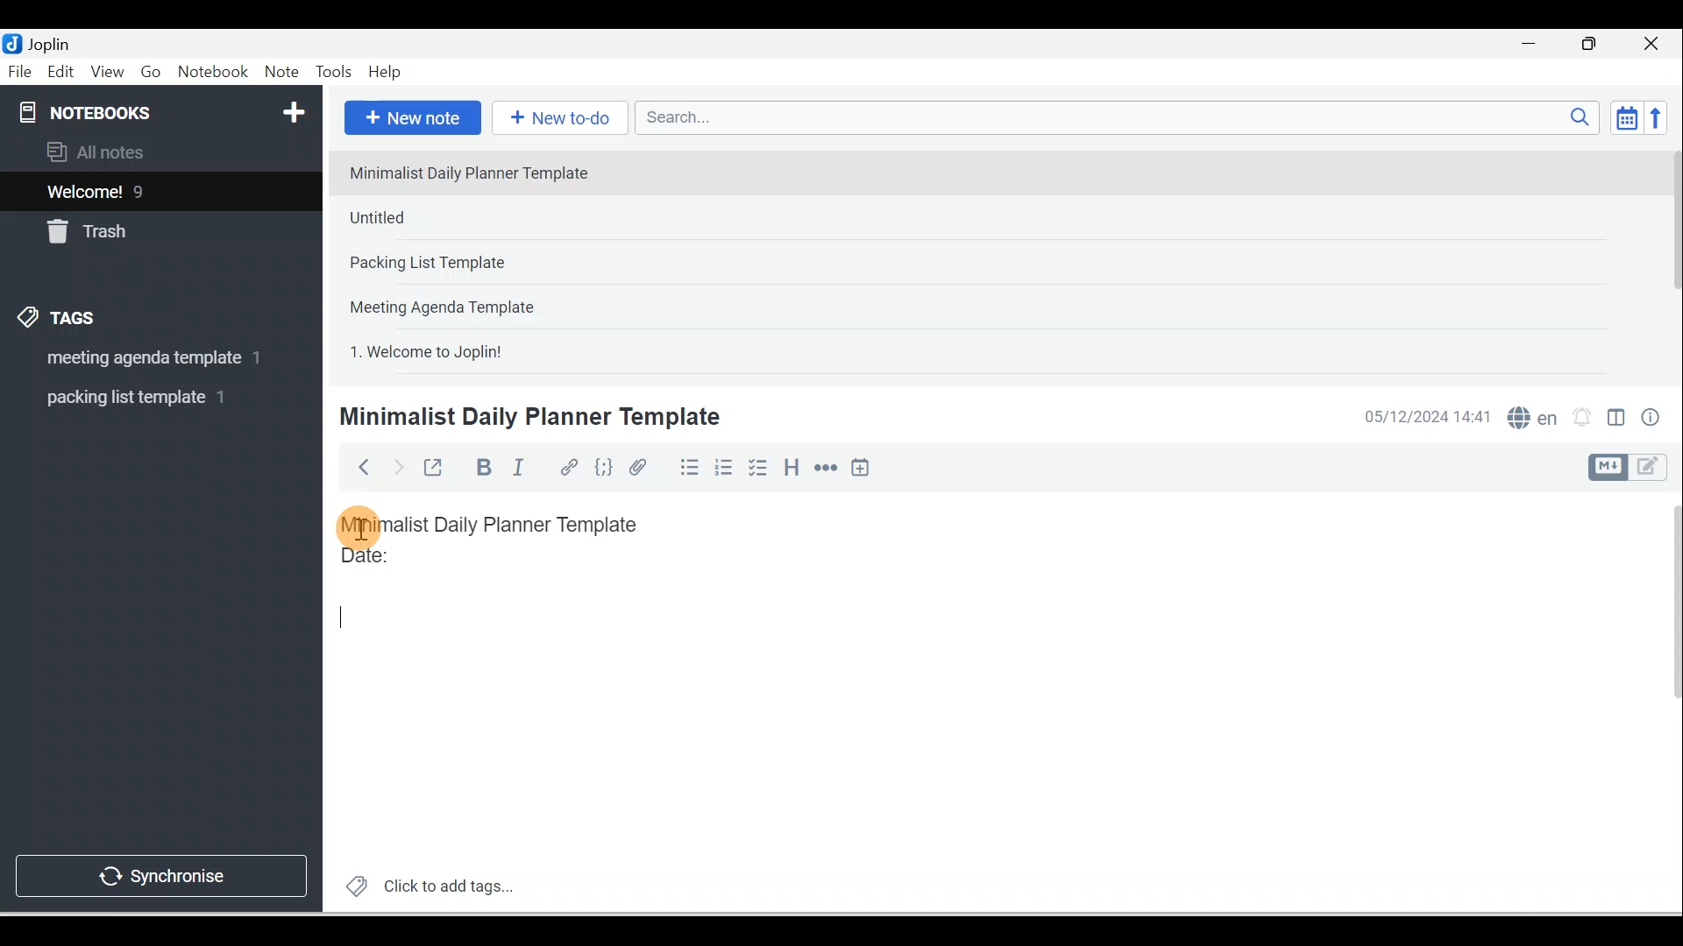  I want to click on Reverse sort, so click(1661, 117).